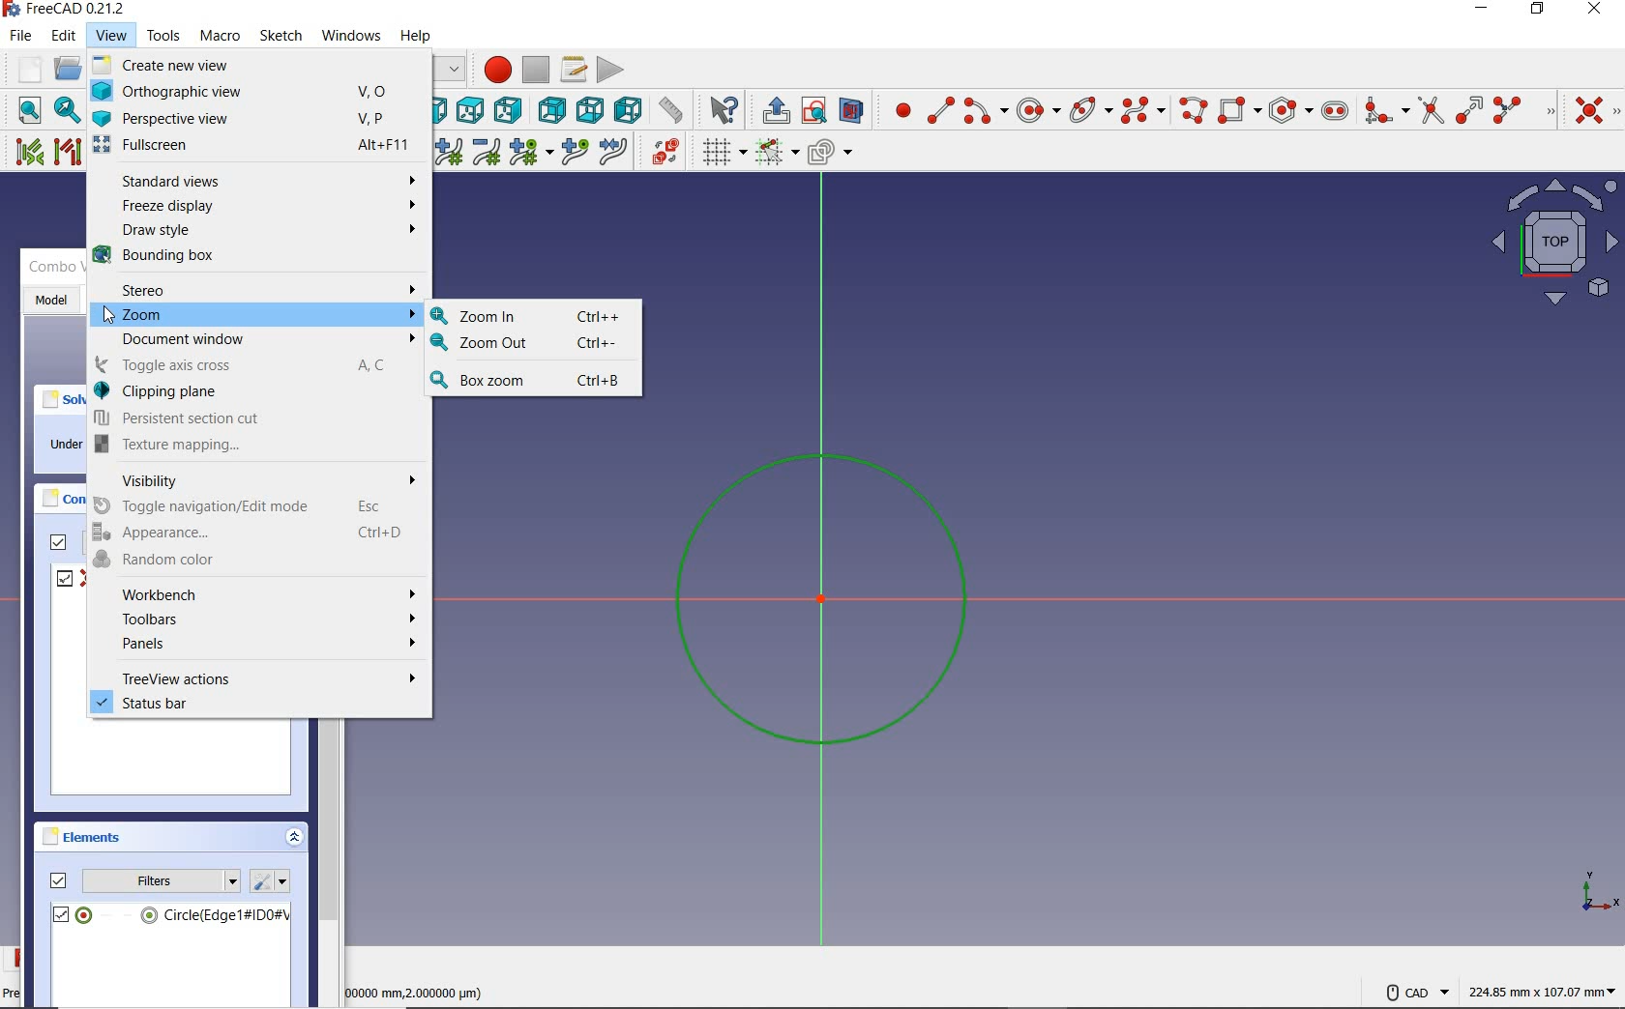 This screenshot has width=1625, height=1009. I want to click on Panels , so click(258, 645).